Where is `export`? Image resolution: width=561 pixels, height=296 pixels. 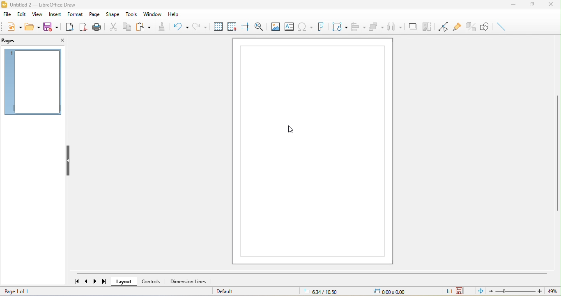 export is located at coordinates (70, 27).